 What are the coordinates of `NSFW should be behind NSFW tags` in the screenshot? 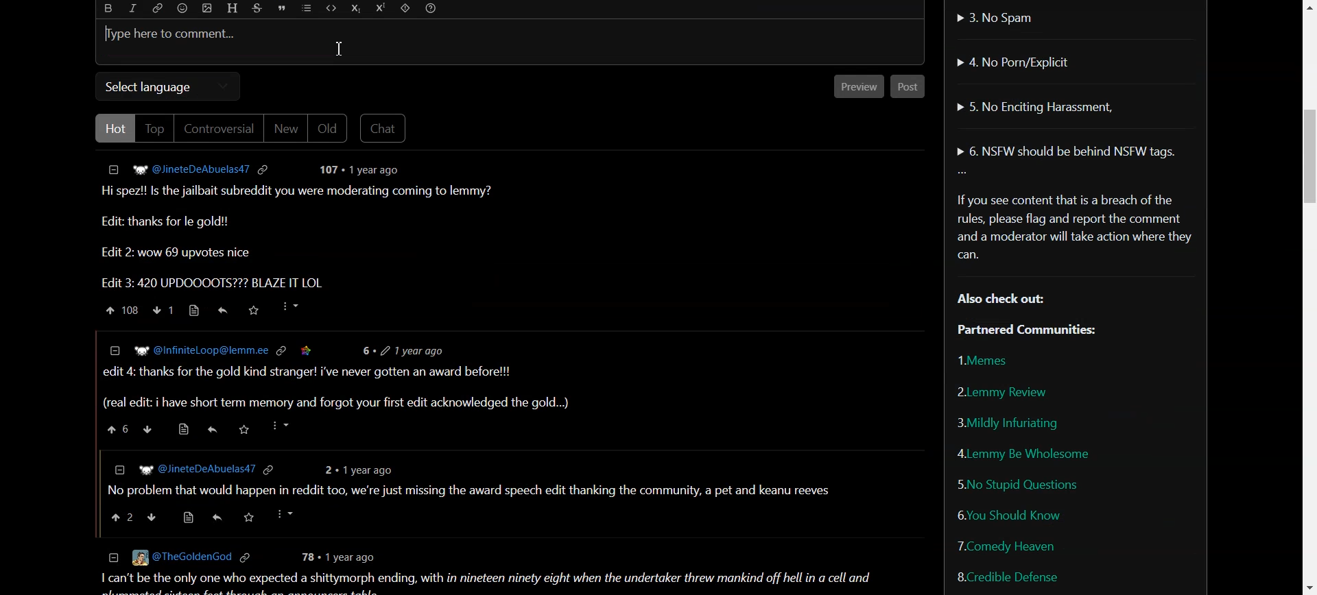 It's located at (1069, 152).